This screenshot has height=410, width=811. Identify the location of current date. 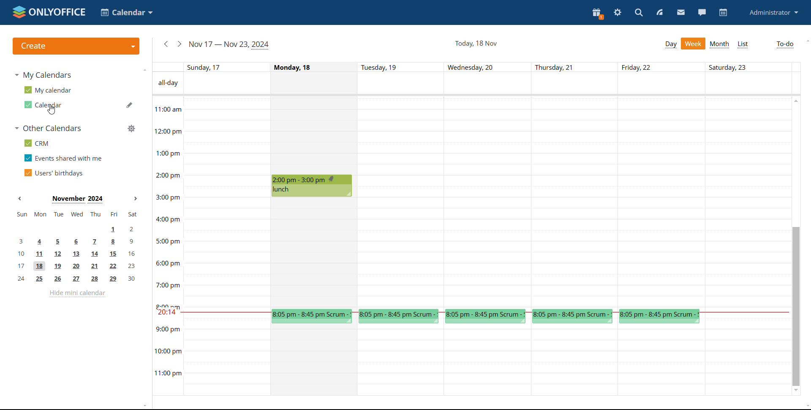
(476, 44).